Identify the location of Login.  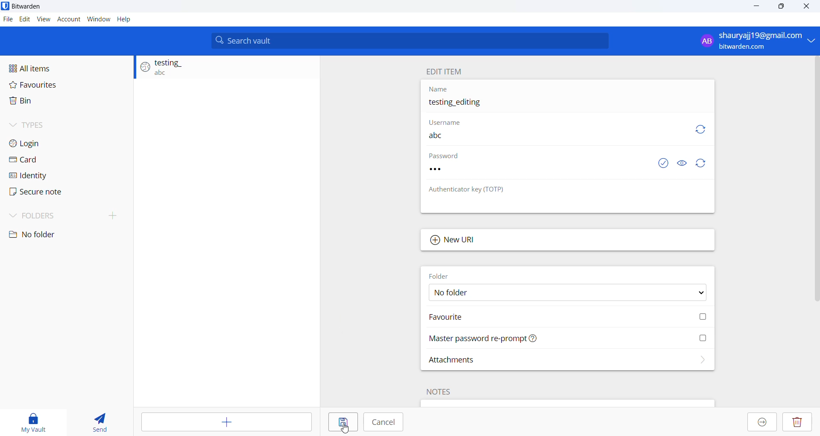
(61, 144).